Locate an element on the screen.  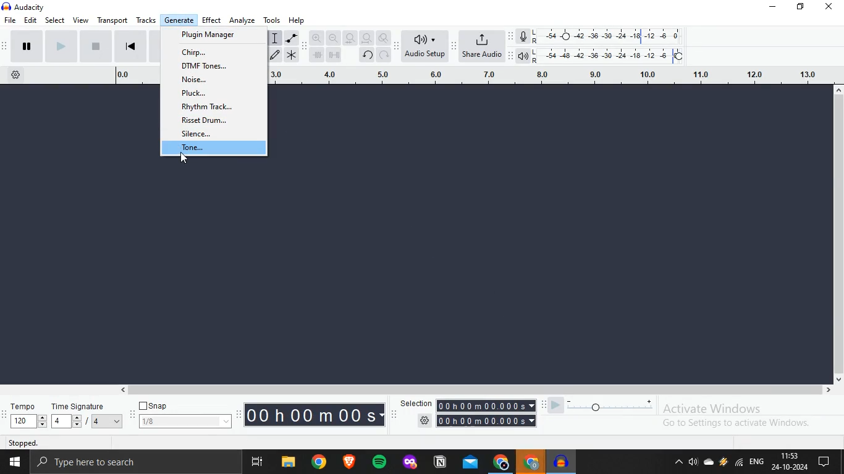
View is located at coordinates (81, 20).